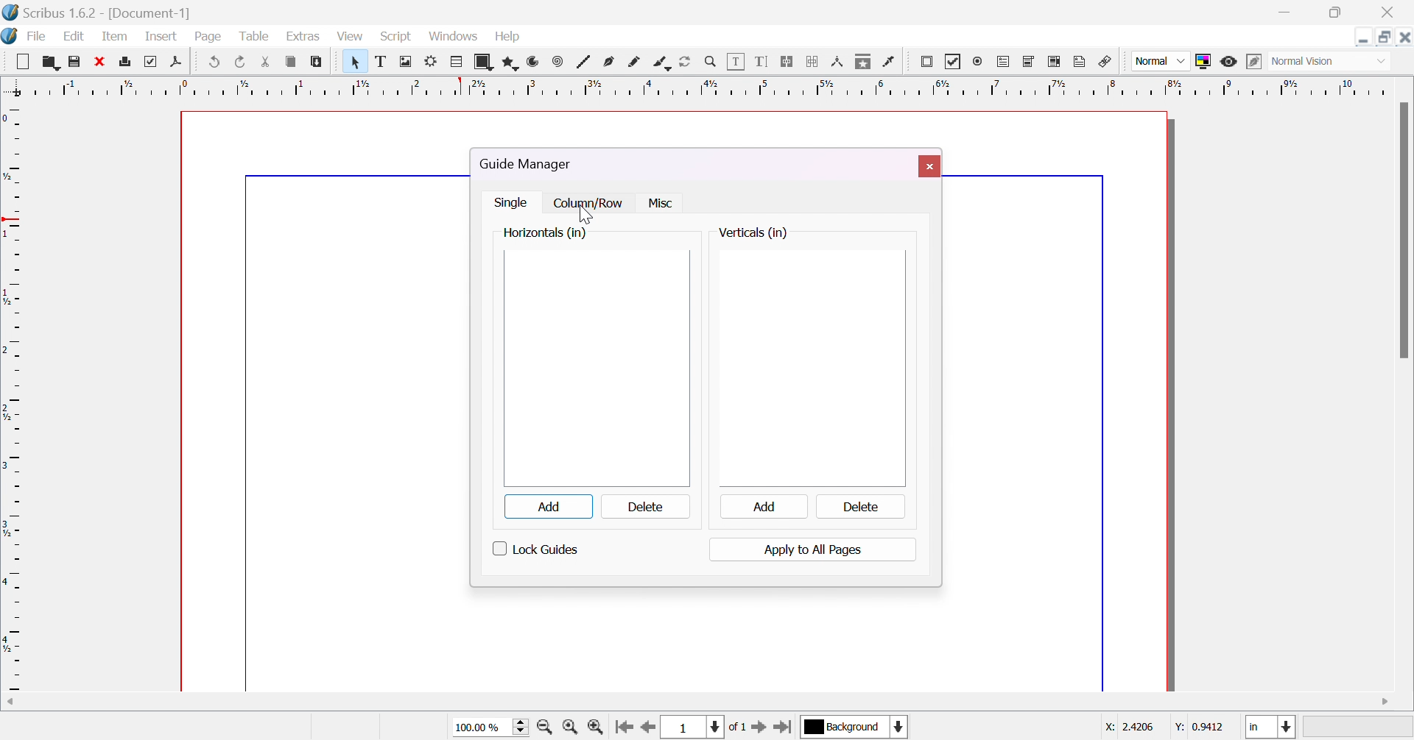  What do you see at coordinates (217, 60) in the screenshot?
I see `undo` at bounding box center [217, 60].